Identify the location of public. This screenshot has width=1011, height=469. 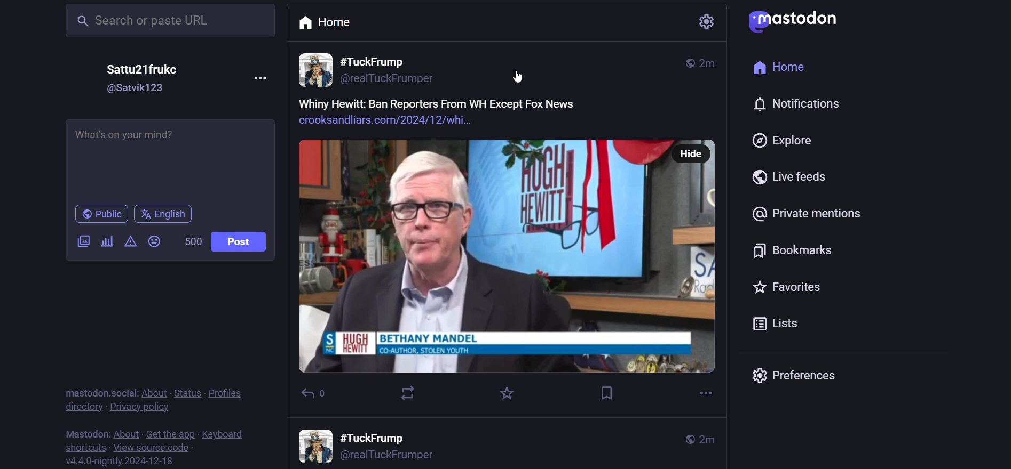
(689, 63).